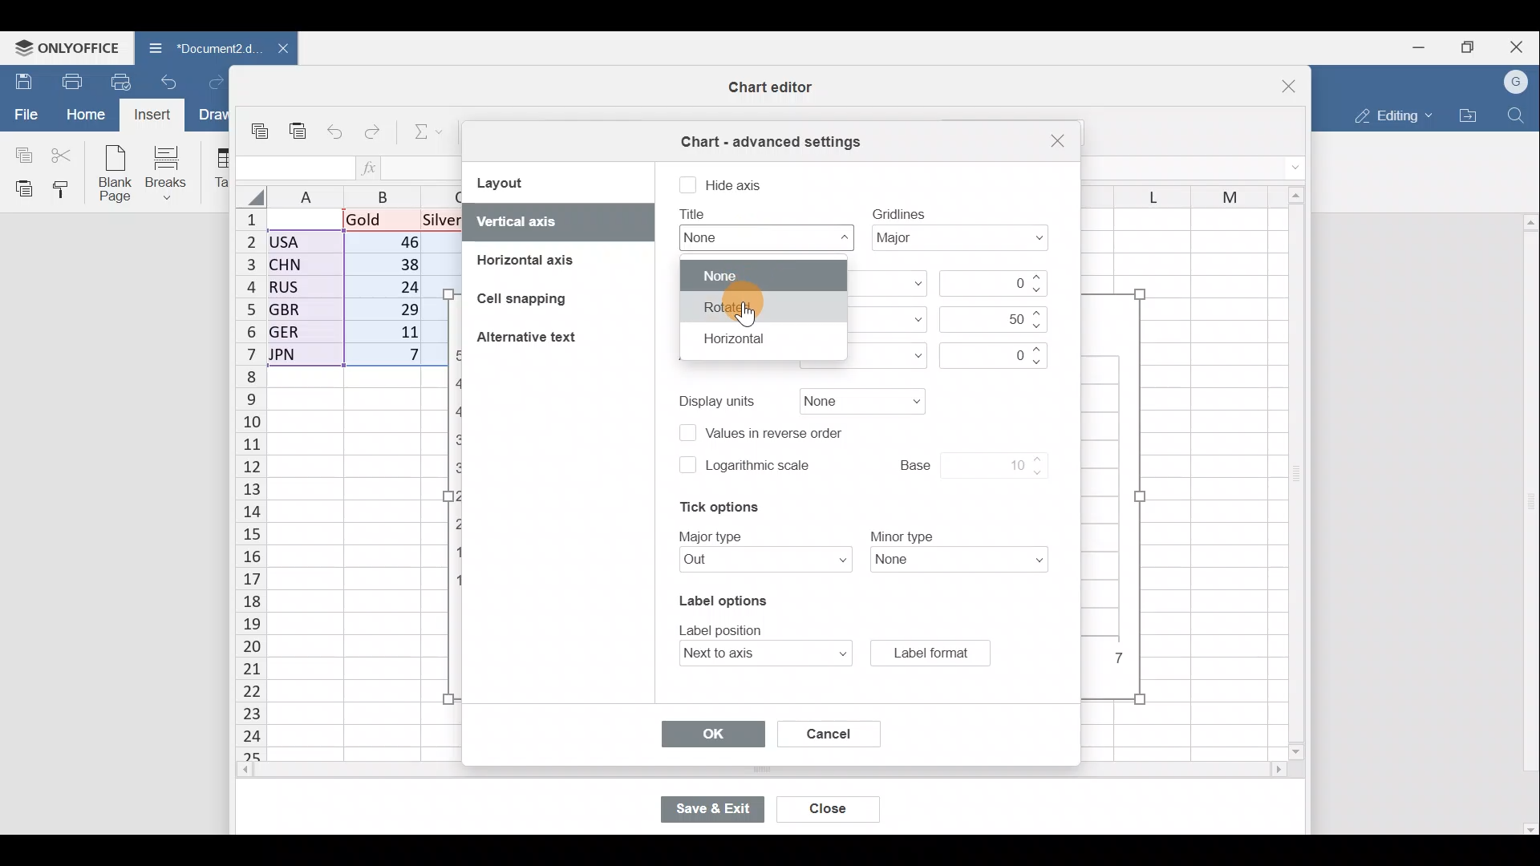 The width and height of the screenshot is (1540, 866). I want to click on Base, so click(956, 463).